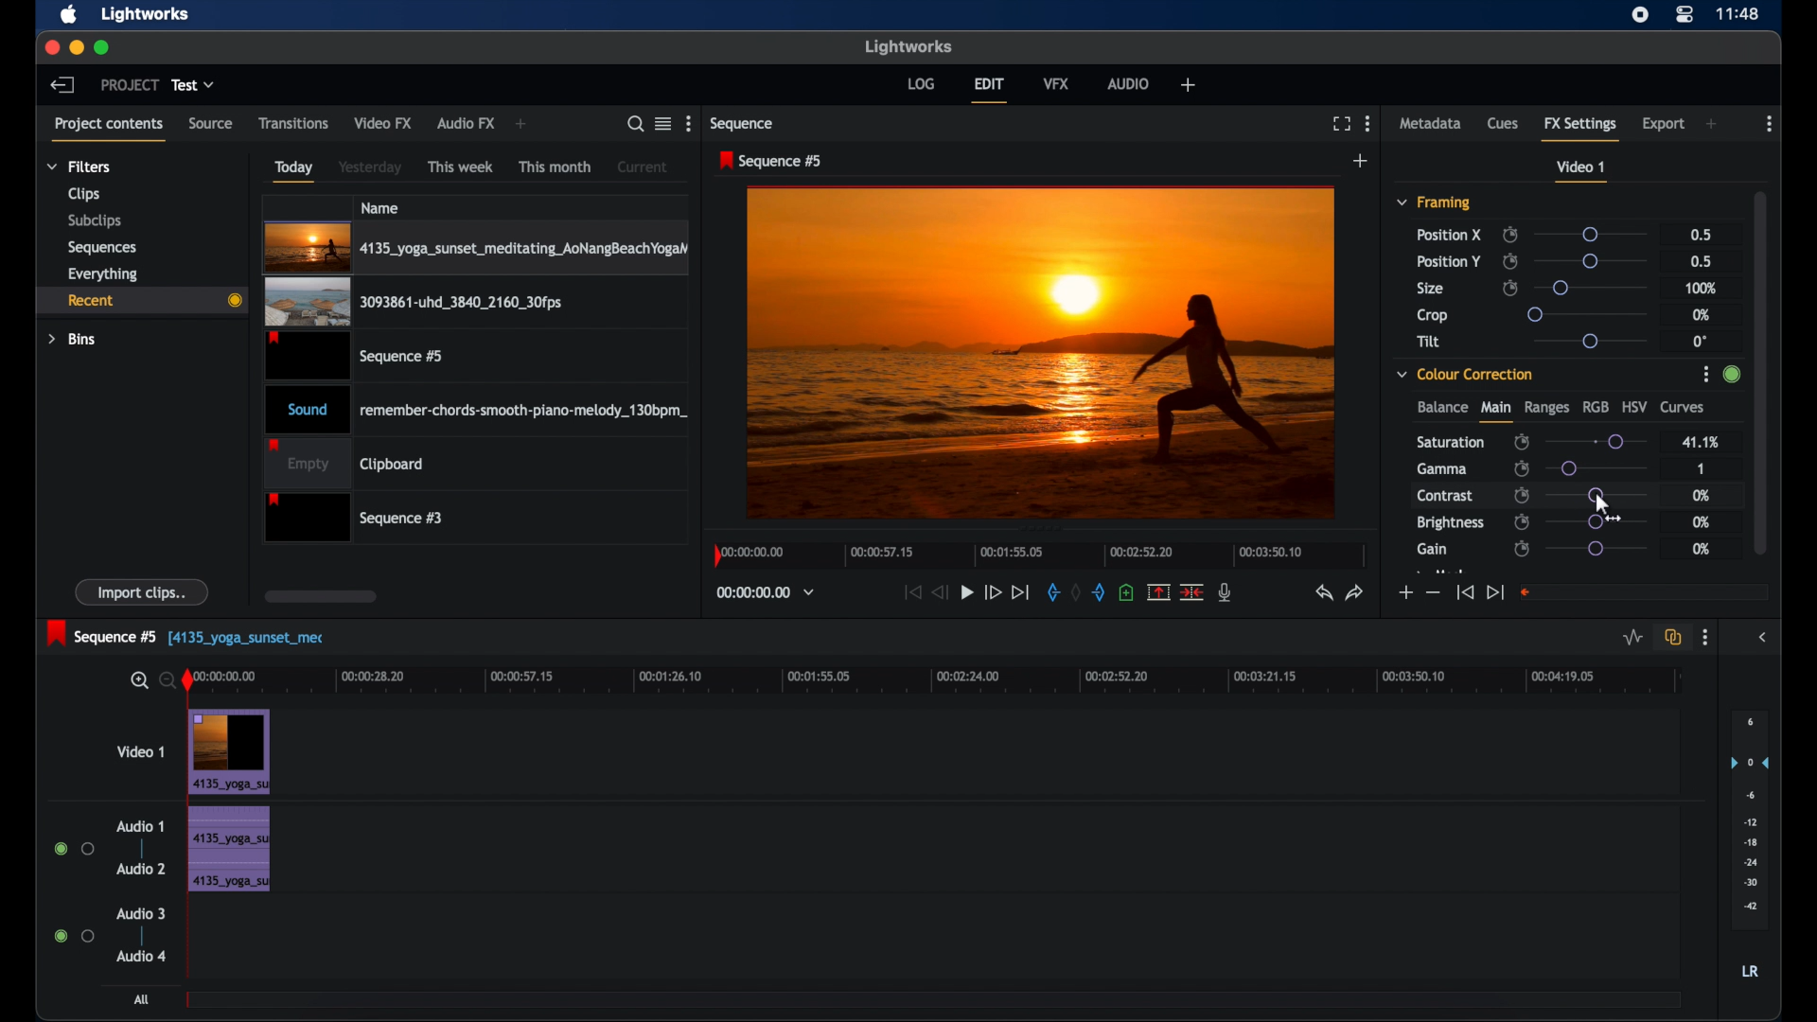 The height and width of the screenshot is (1022, 1817). What do you see at coordinates (74, 936) in the screenshot?
I see `radio buttons` at bounding box center [74, 936].